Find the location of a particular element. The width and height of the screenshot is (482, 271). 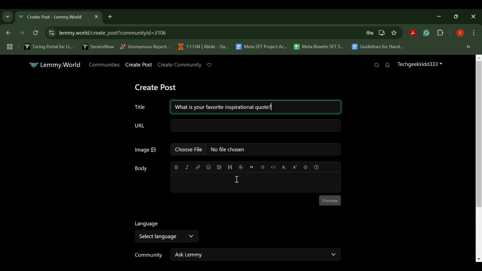

lemmy.world/create_post?communityld=3106 is located at coordinates (111, 32).